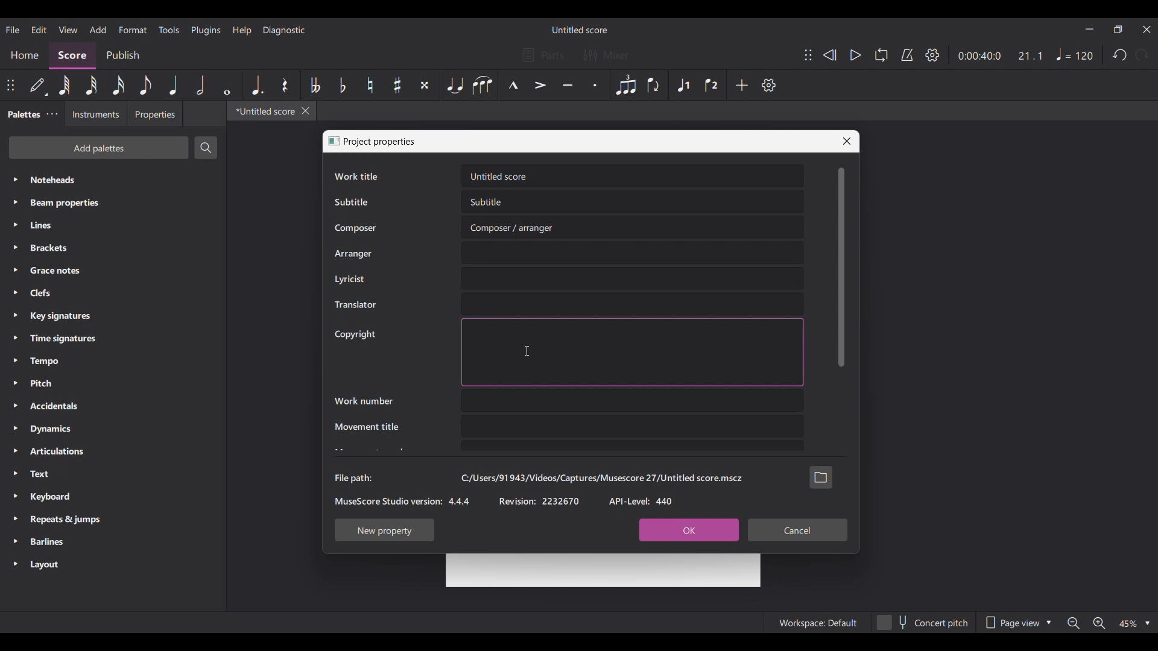  What do you see at coordinates (73, 55) in the screenshot?
I see `Score, current section` at bounding box center [73, 55].